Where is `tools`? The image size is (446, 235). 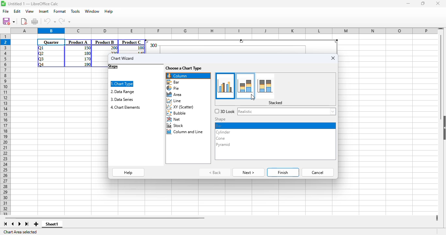
tools is located at coordinates (75, 11).